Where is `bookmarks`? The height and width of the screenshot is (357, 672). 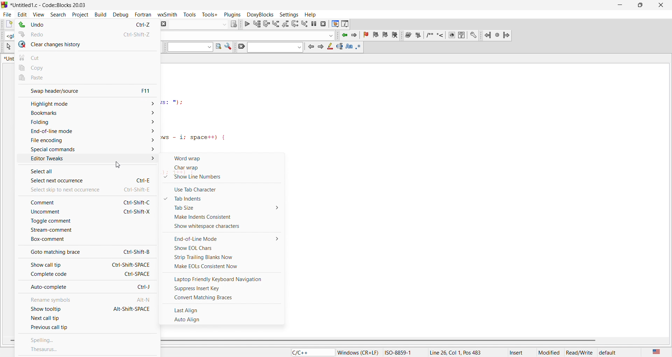
bookmarks is located at coordinates (87, 114).